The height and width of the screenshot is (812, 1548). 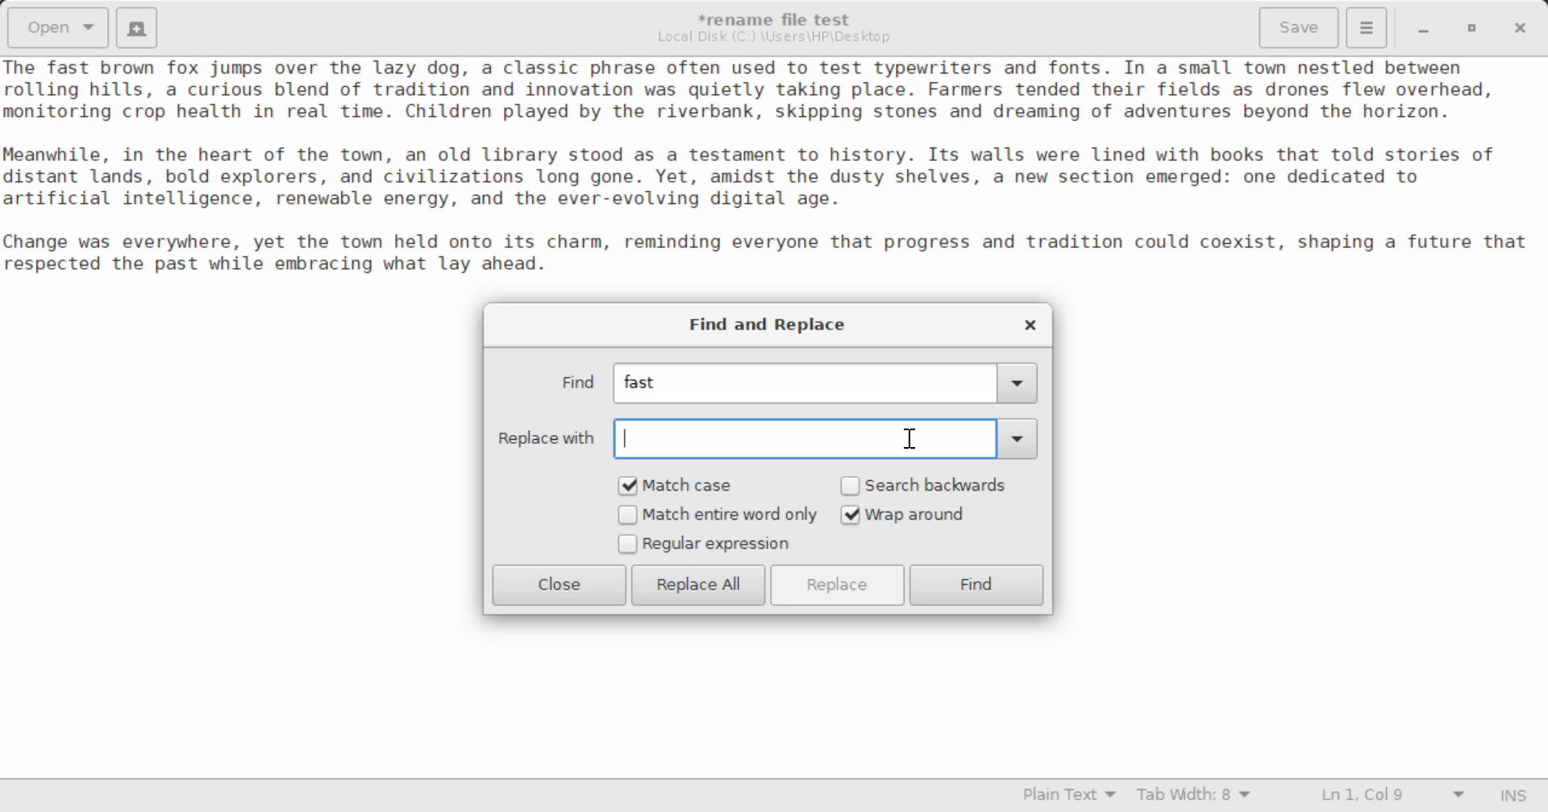 I want to click on Replace All , so click(x=698, y=585).